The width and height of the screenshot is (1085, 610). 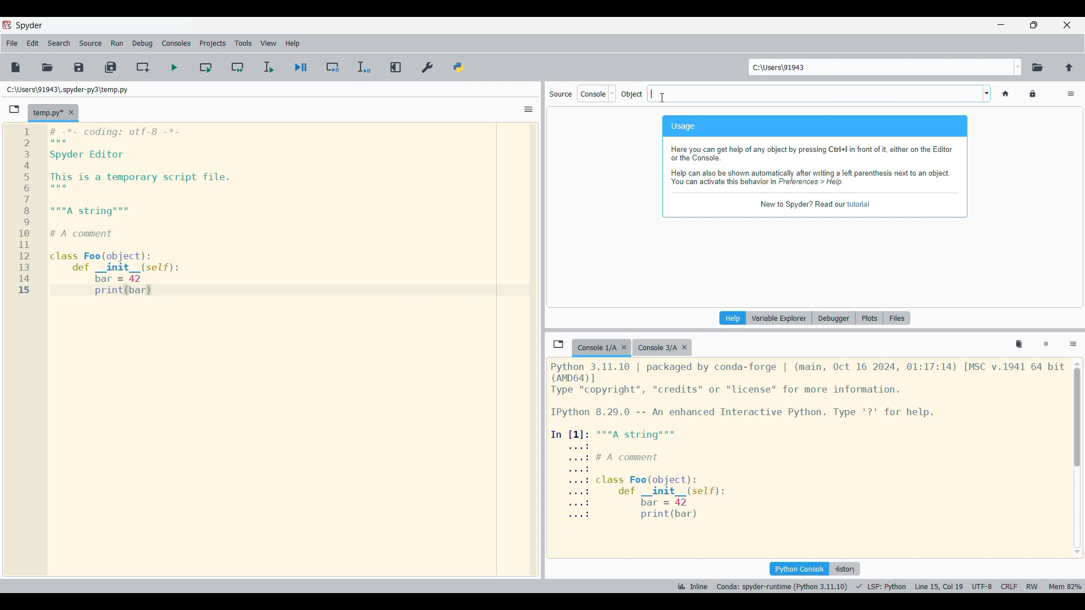 What do you see at coordinates (1079, 460) in the screenshot?
I see `scrollbar` at bounding box center [1079, 460].